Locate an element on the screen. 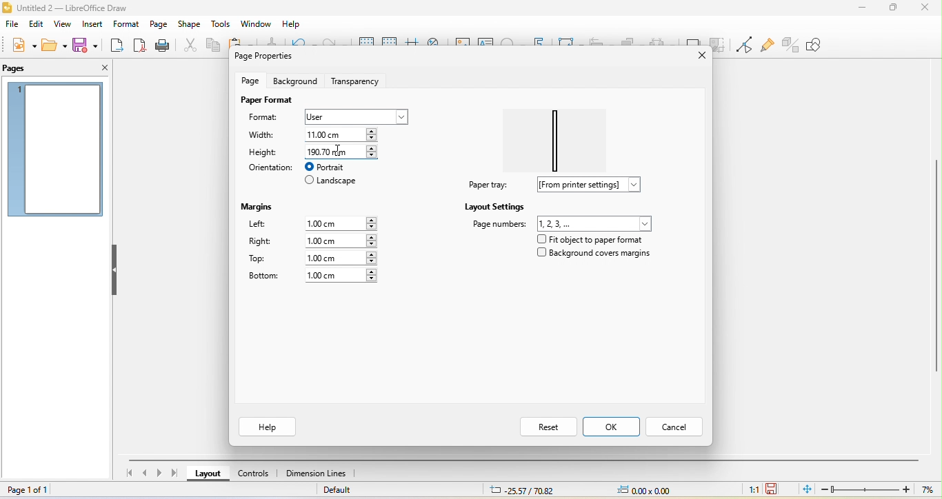 This screenshot has width=942, height=499. layout is located at coordinates (209, 476).